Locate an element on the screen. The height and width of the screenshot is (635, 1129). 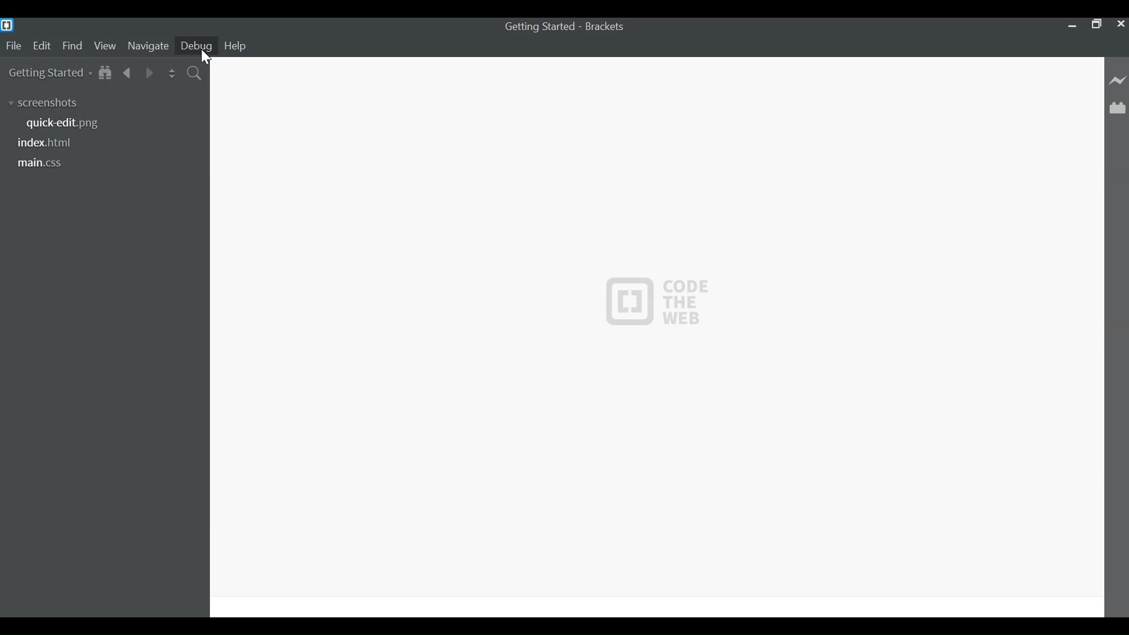
Cursor is located at coordinates (203, 57).